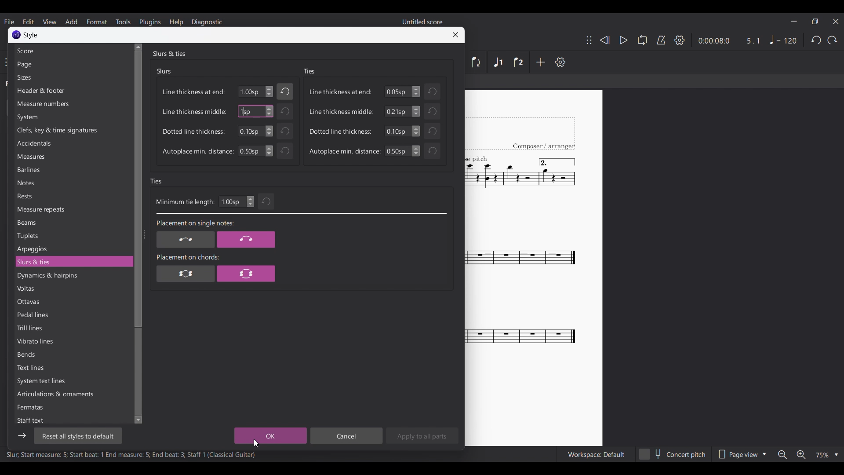 The height and width of the screenshot is (475, 844). What do you see at coordinates (176, 22) in the screenshot?
I see `Help menu` at bounding box center [176, 22].